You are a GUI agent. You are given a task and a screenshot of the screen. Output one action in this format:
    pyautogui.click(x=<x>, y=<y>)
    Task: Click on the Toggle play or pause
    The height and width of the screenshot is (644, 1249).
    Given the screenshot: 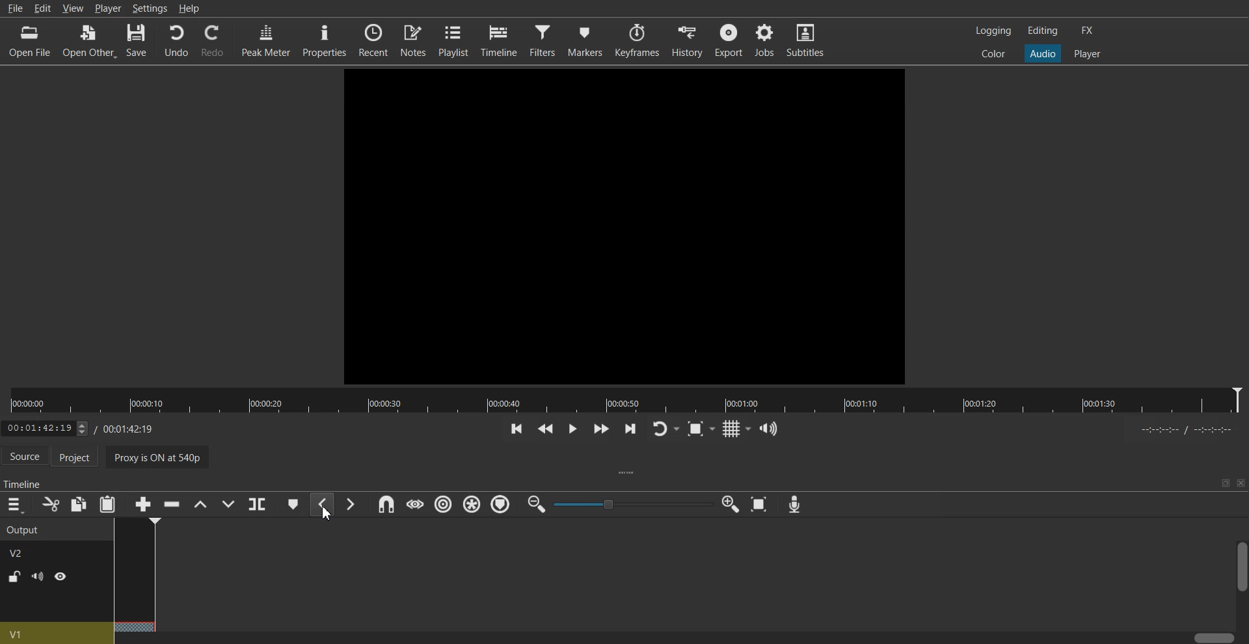 What is the action you would take?
    pyautogui.click(x=572, y=429)
    